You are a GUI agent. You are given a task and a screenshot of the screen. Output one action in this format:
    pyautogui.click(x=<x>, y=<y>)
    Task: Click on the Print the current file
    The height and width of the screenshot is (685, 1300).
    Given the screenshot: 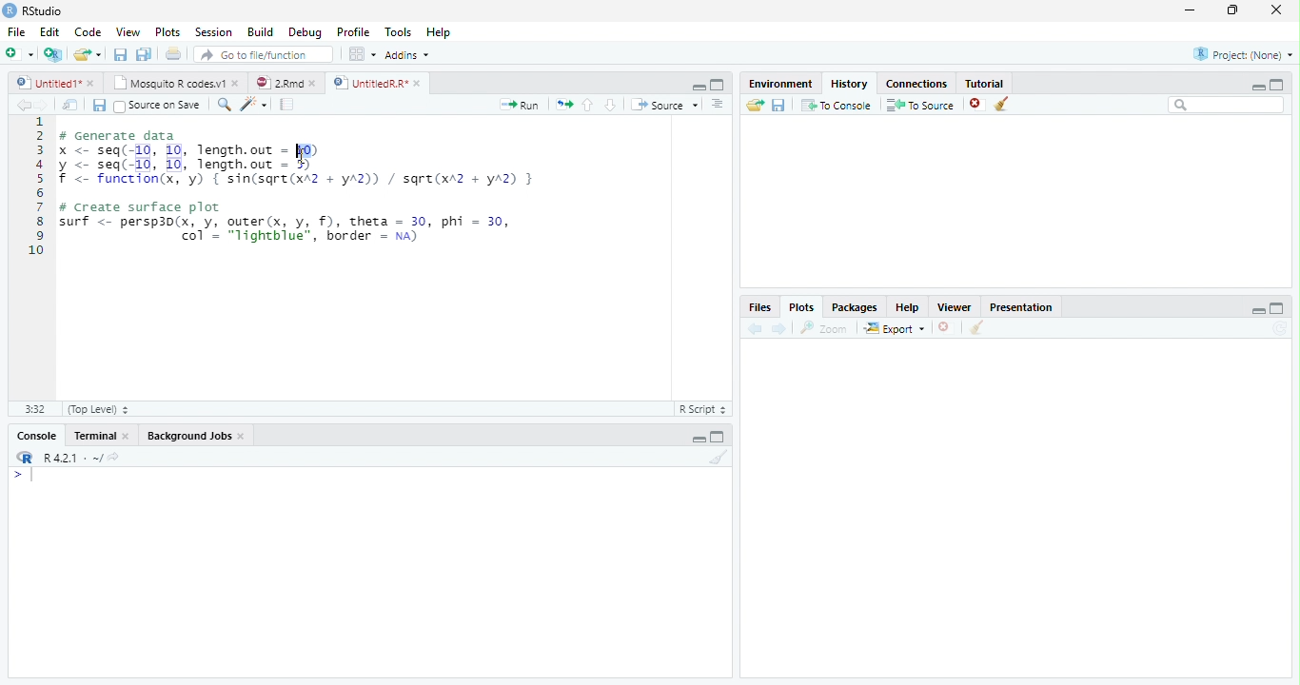 What is the action you would take?
    pyautogui.click(x=173, y=52)
    